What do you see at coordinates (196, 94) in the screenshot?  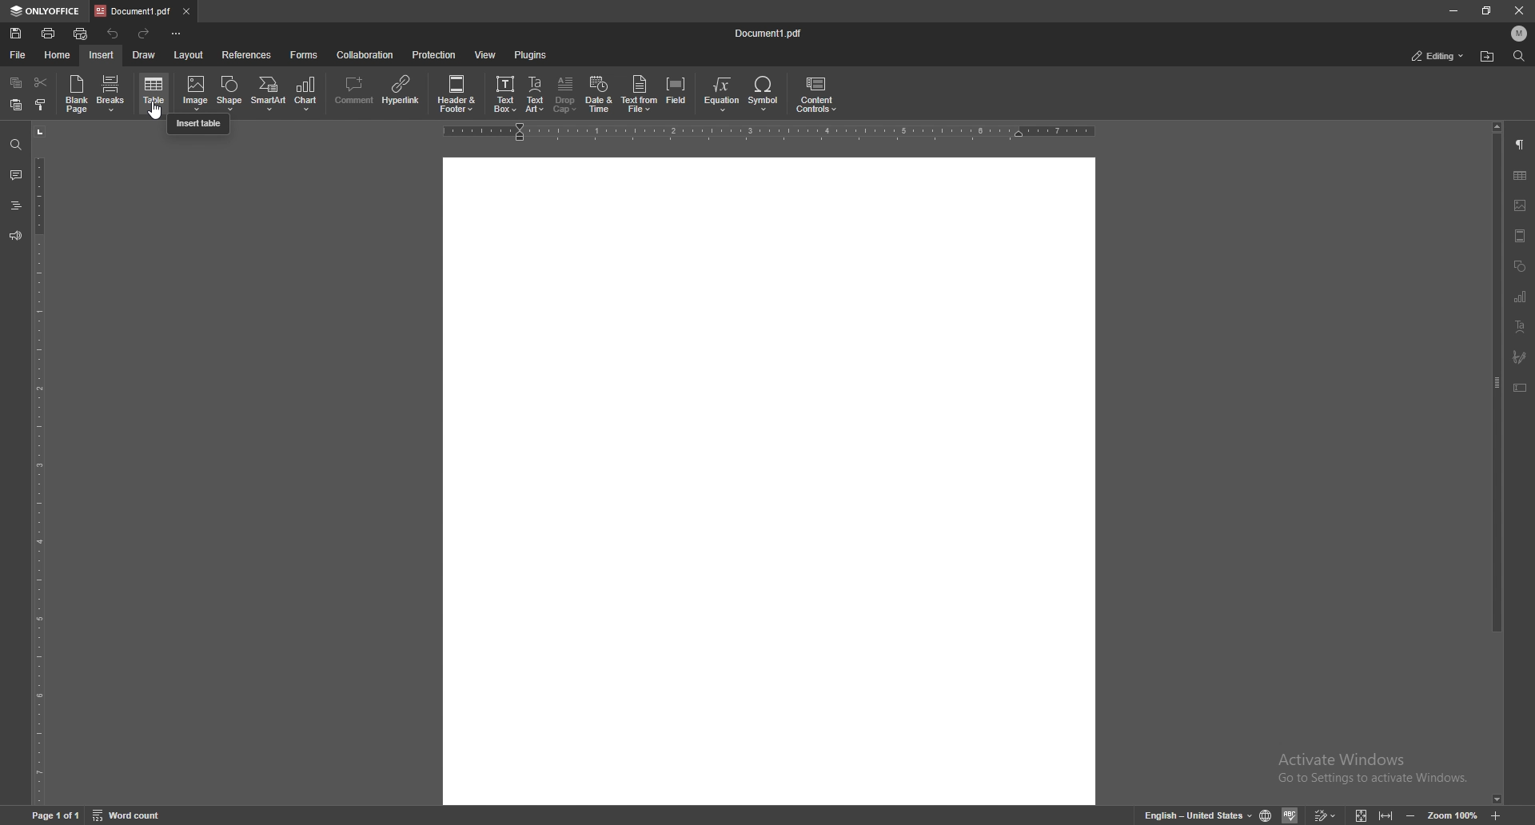 I see `image` at bounding box center [196, 94].